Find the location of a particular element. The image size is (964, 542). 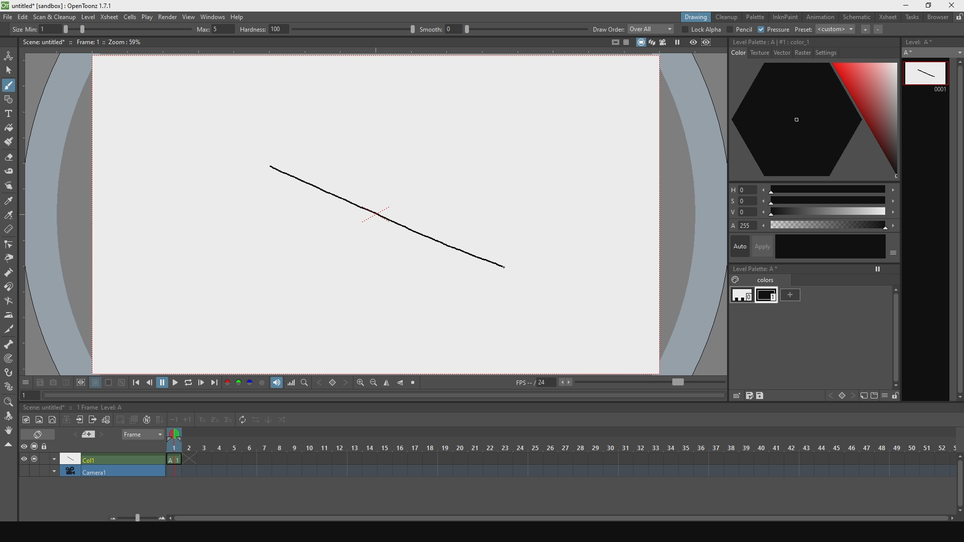

turn is located at coordinates (11, 302).